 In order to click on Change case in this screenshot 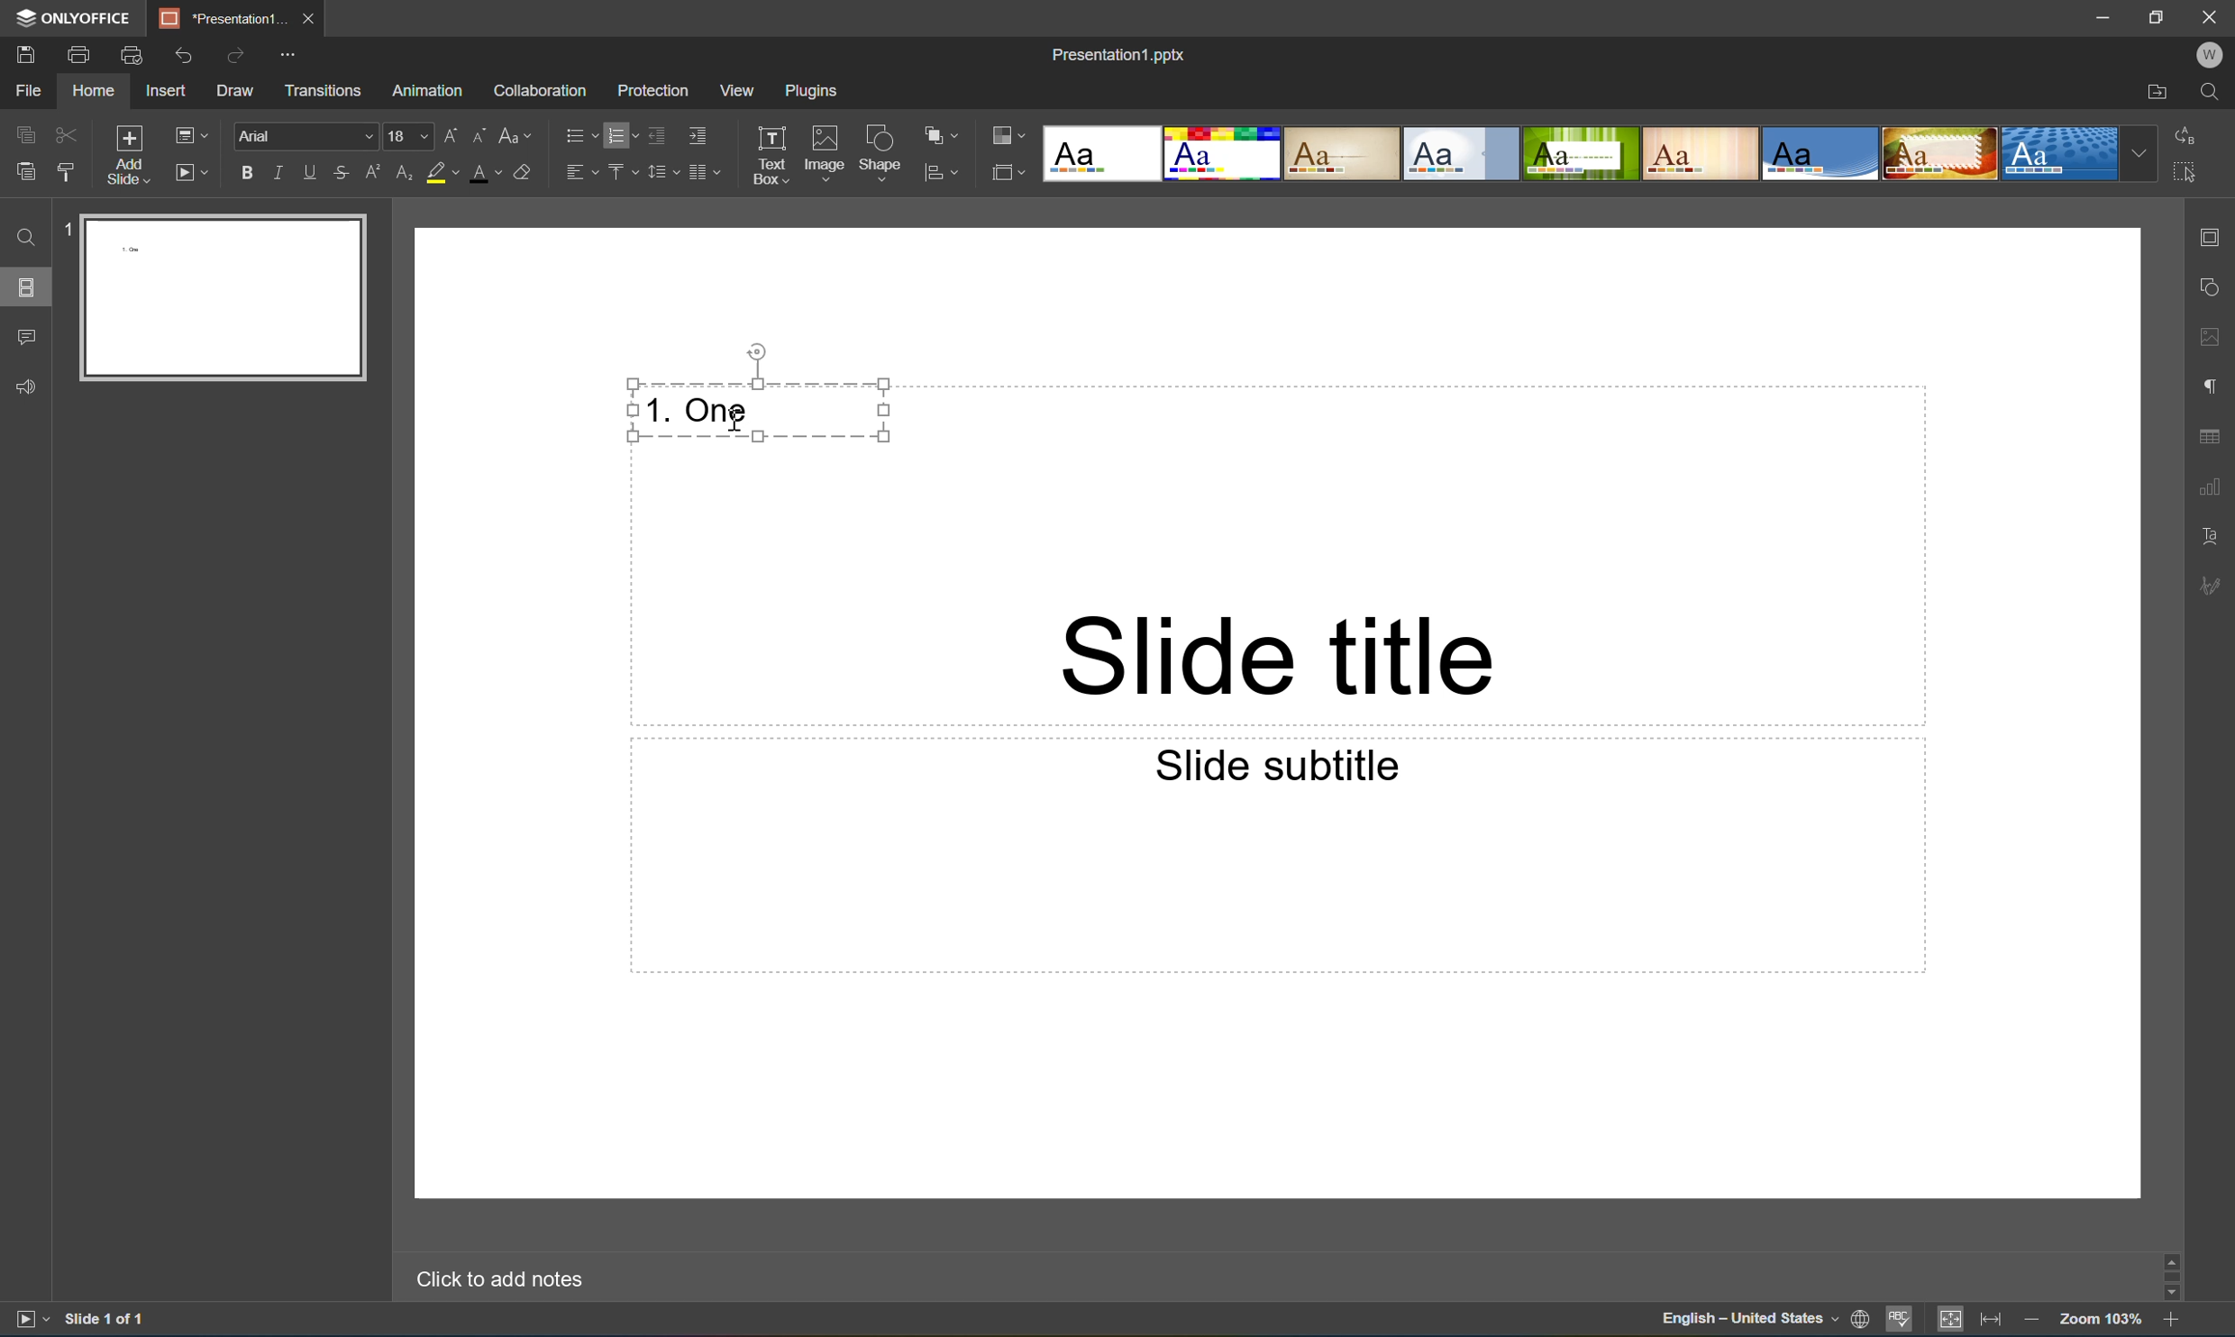, I will do `click(510, 136)`.